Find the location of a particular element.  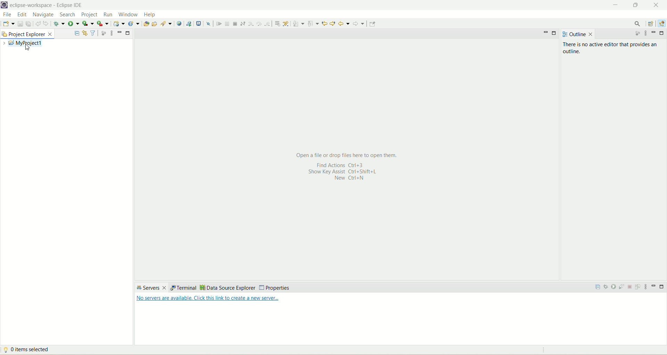

launch a web service project is located at coordinates (190, 23).